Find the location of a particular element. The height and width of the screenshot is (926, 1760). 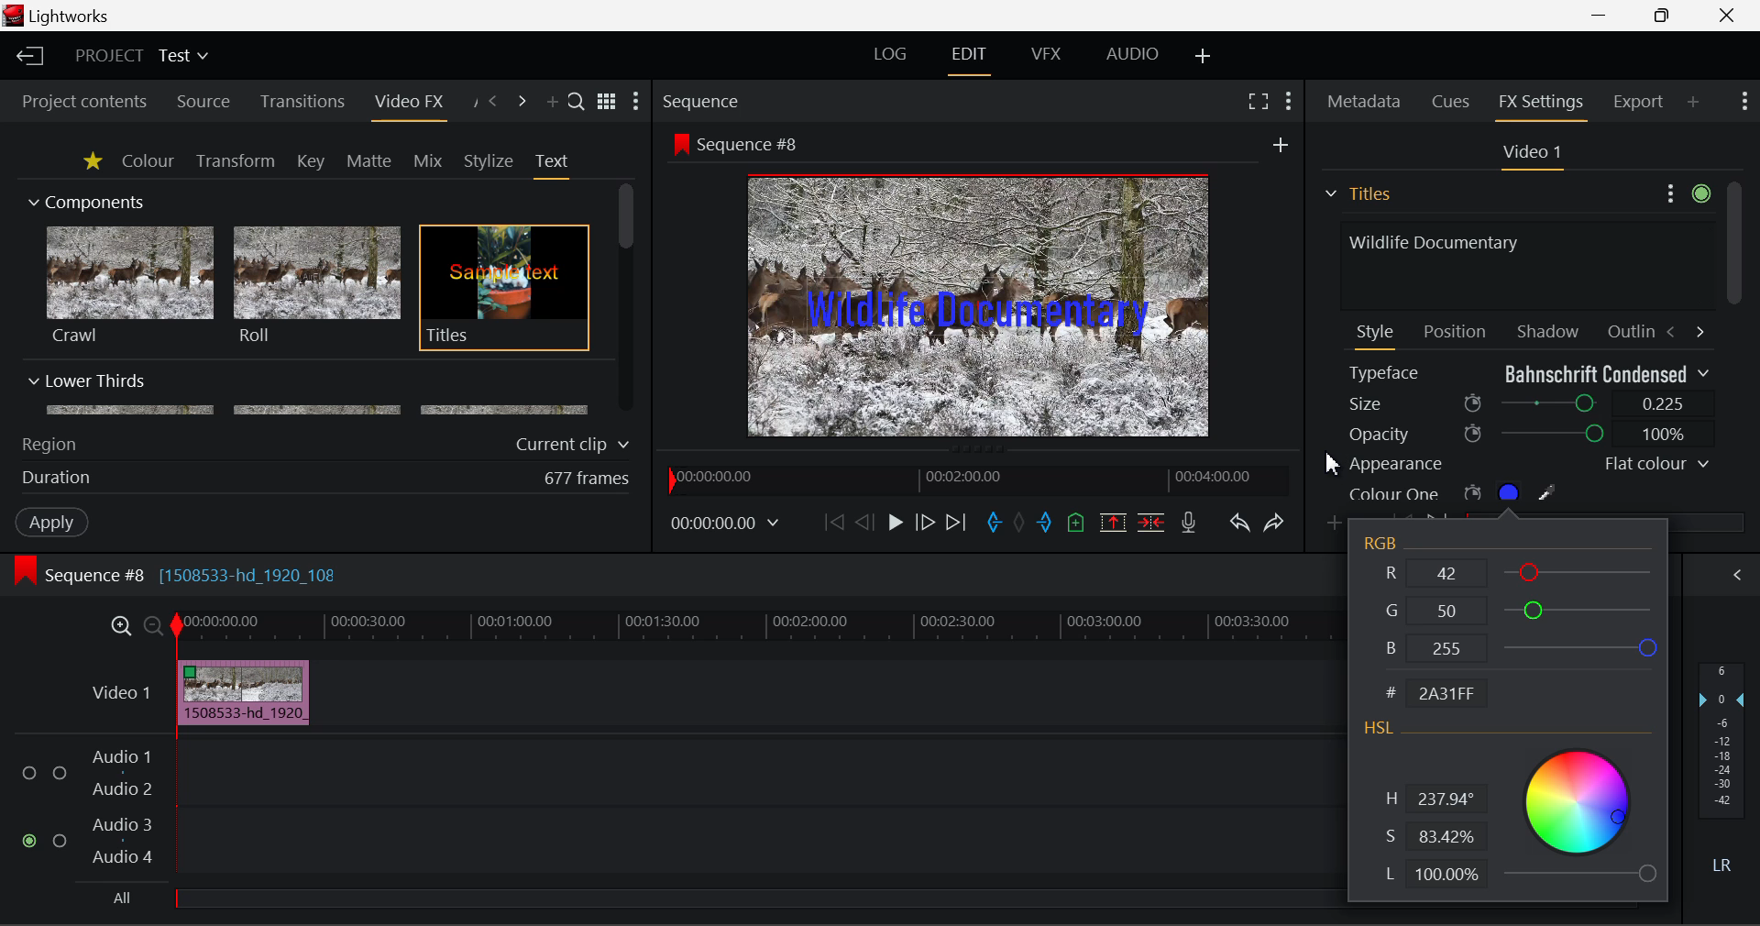

Outline is located at coordinates (1628, 329).